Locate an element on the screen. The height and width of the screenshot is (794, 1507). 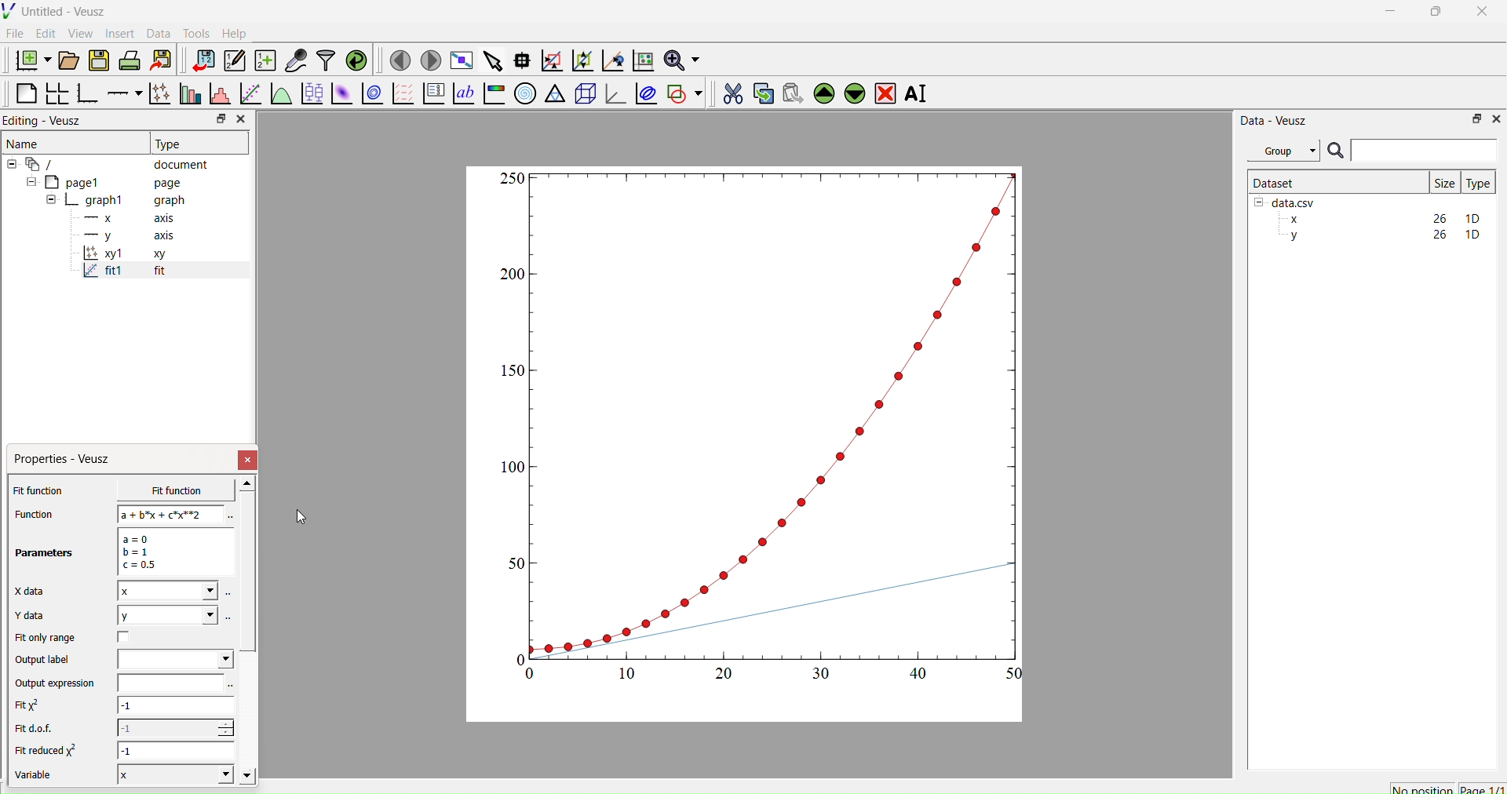
Copy is located at coordinates (759, 92).